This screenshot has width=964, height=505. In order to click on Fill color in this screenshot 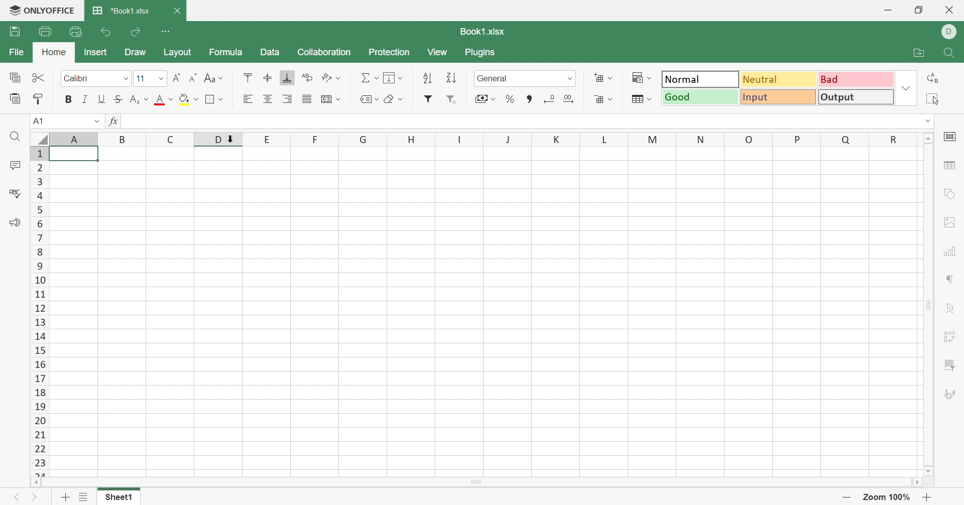, I will do `click(184, 99)`.